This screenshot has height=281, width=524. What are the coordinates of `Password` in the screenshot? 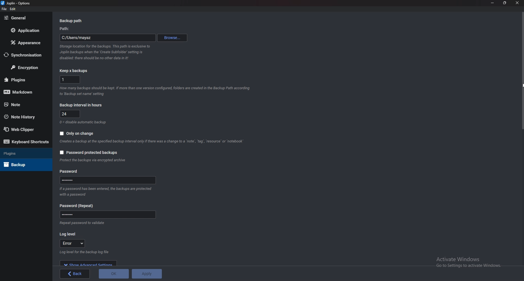 It's located at (108, 215).